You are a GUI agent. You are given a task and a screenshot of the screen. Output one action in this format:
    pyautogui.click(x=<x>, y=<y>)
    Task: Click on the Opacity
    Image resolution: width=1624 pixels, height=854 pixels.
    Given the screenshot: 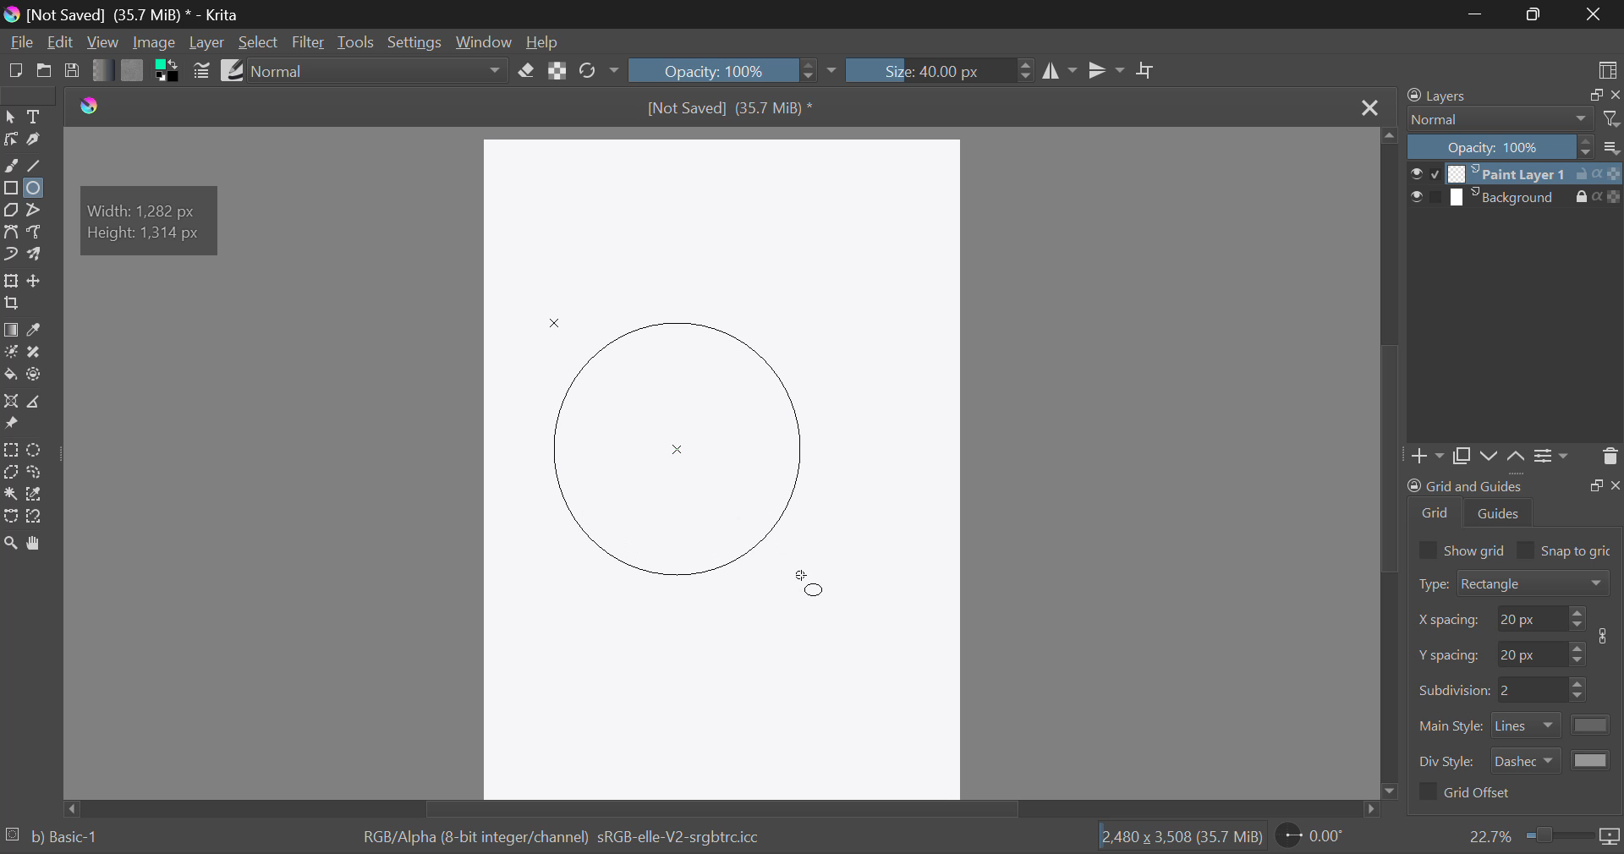 What is the action you would take?
    pyautogui.click(x=734, y=70)
    